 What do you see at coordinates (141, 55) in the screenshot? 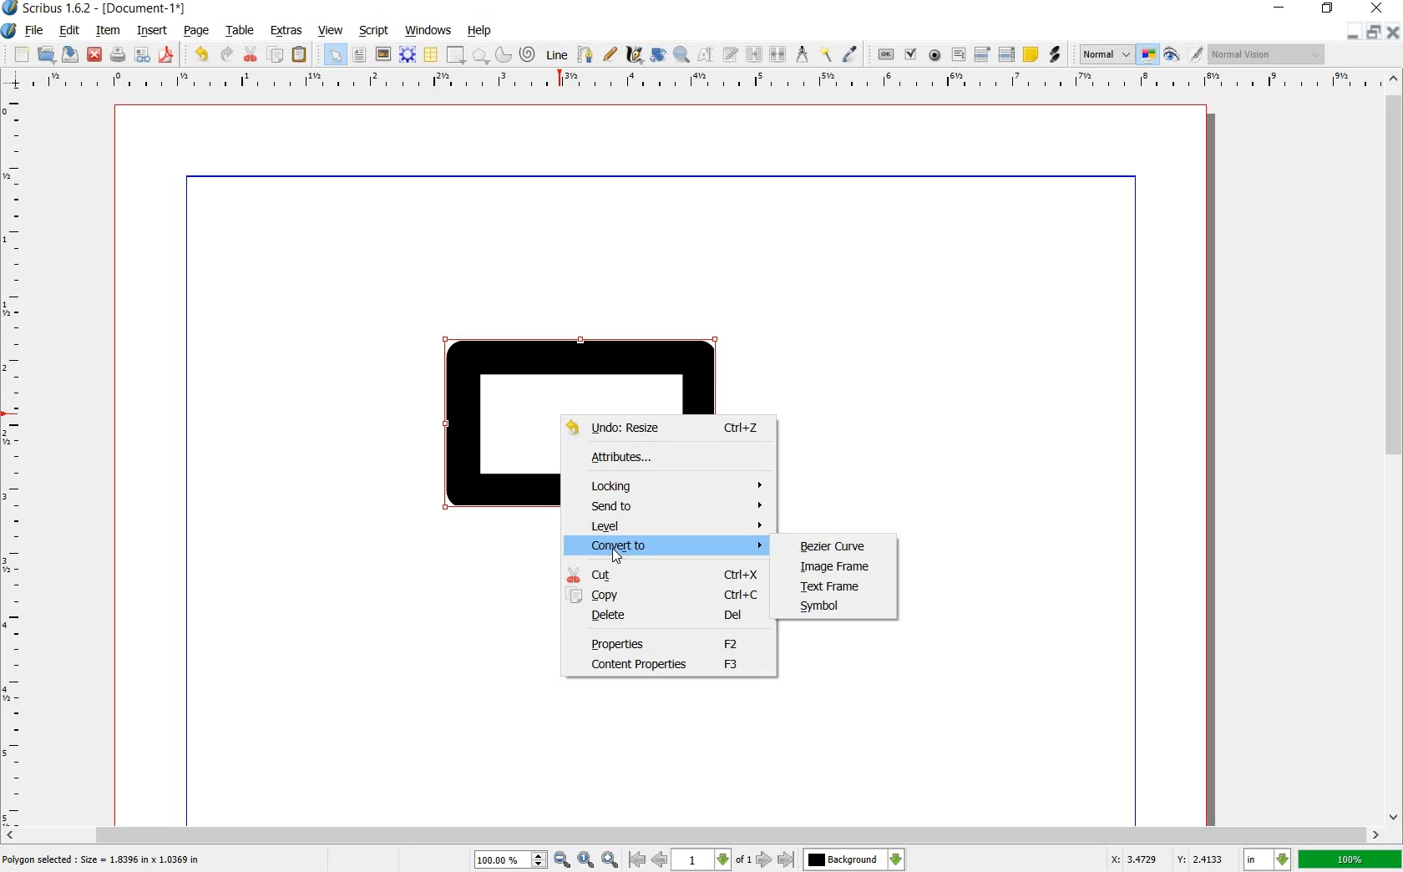
I see `preflight verifier` at bounding box center [141, 55].